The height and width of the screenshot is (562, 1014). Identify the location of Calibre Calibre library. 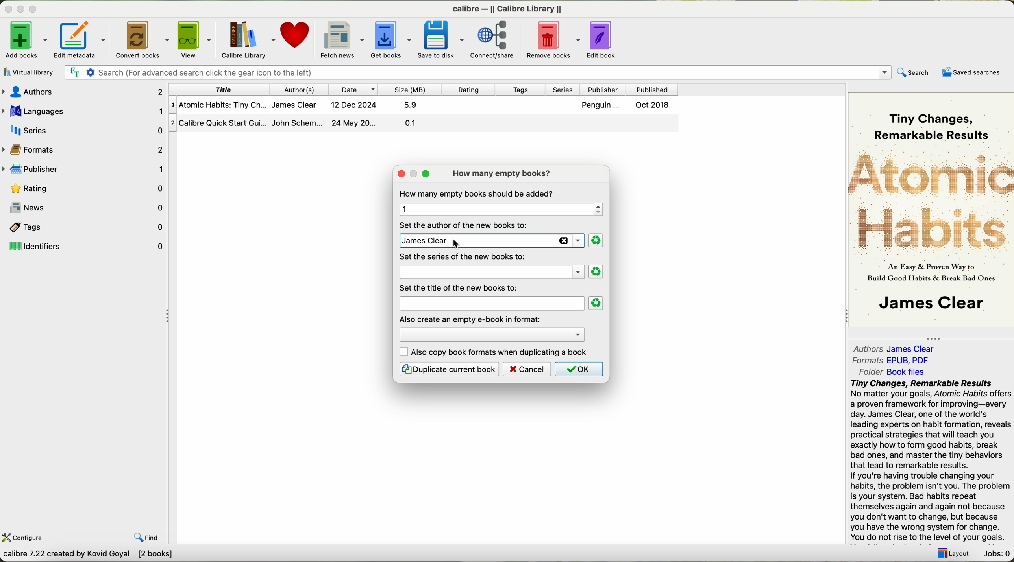
(510, 8).